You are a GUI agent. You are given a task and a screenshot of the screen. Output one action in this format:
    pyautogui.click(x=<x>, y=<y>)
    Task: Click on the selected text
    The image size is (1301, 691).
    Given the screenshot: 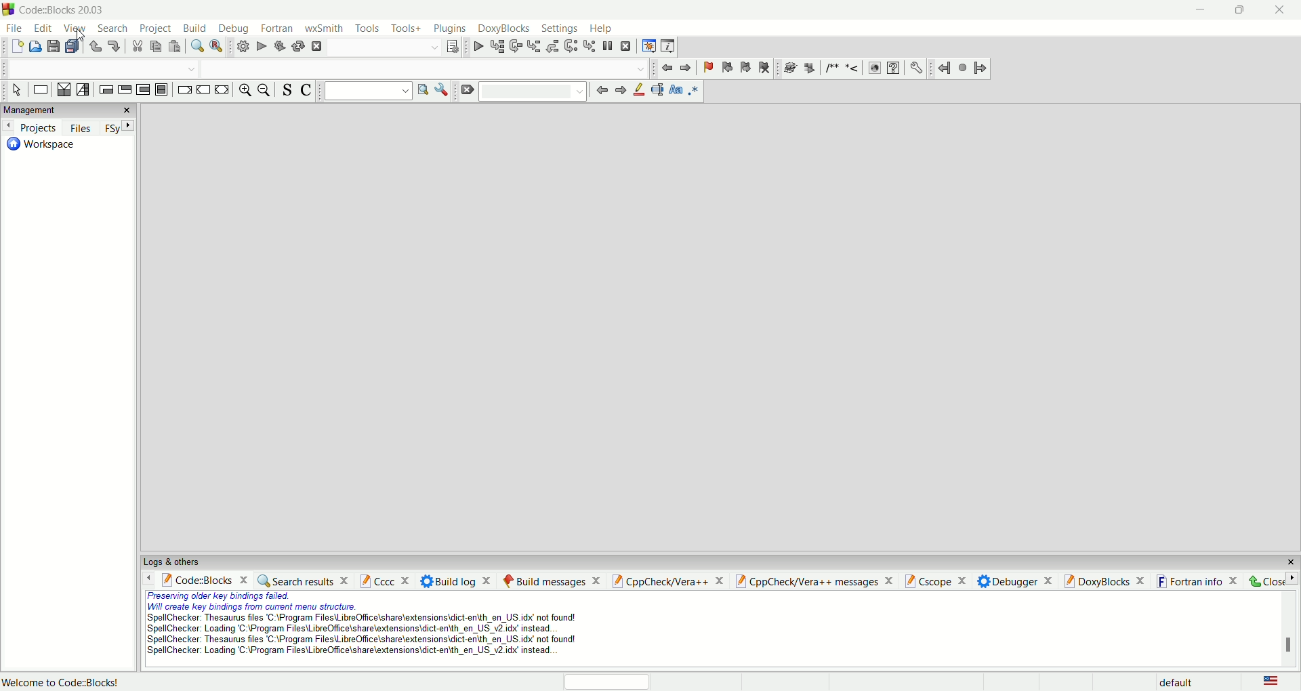 What is the action you would take?
    pyautogui.click(x=658, y=90)
    